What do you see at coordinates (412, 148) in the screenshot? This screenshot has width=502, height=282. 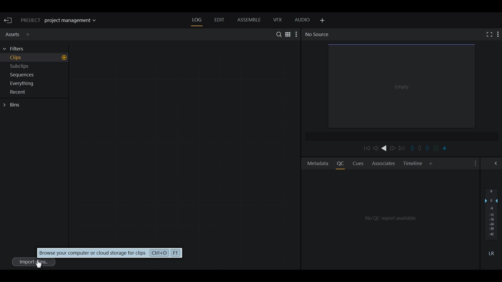 I see `Mark in` at bounding box center [412, 148].